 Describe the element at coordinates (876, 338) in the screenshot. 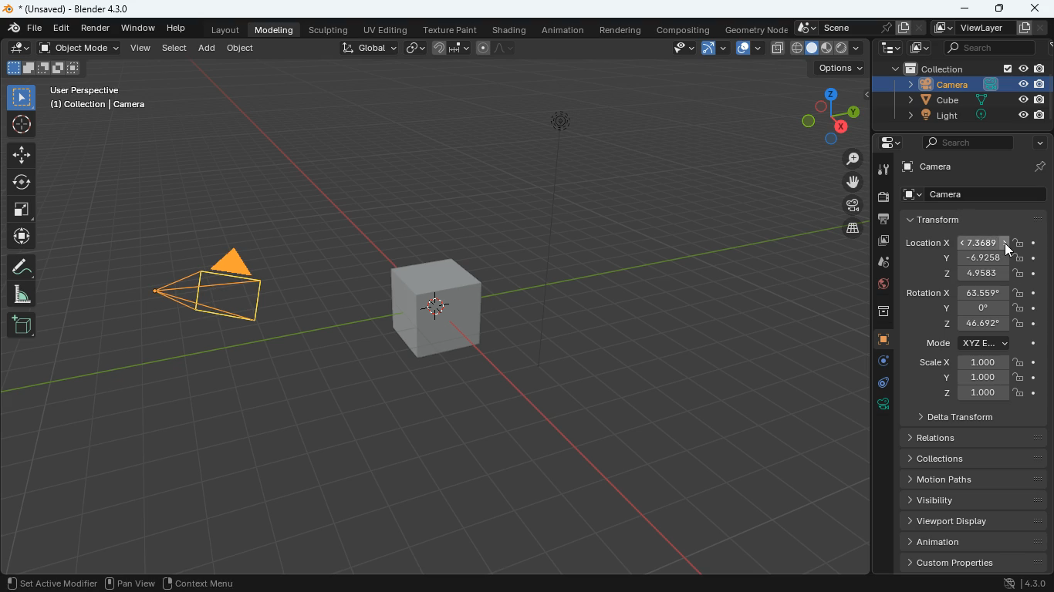

I see `cube` at that location.